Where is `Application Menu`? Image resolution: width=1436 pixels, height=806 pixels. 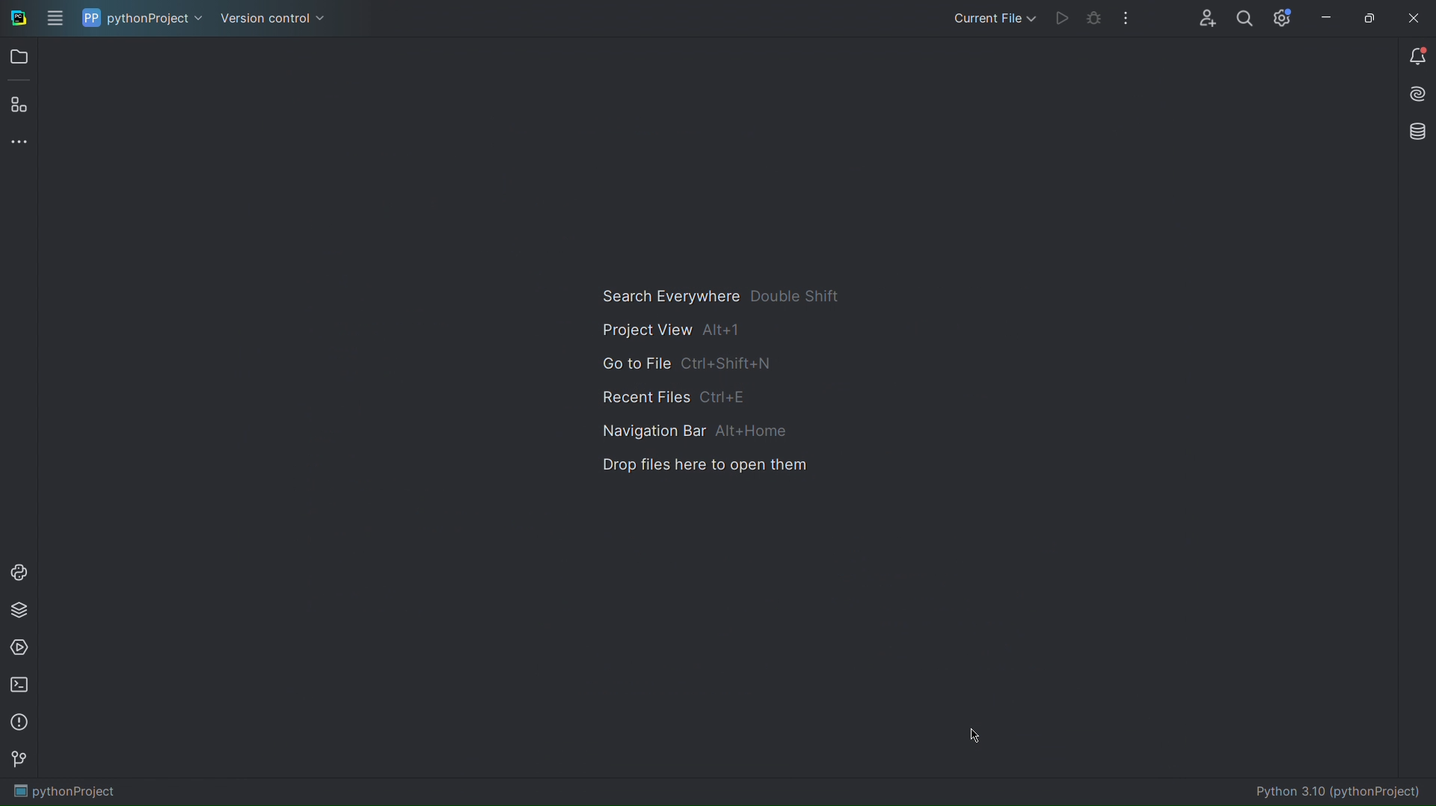 Application Menu is located at coordinates (54, 19).